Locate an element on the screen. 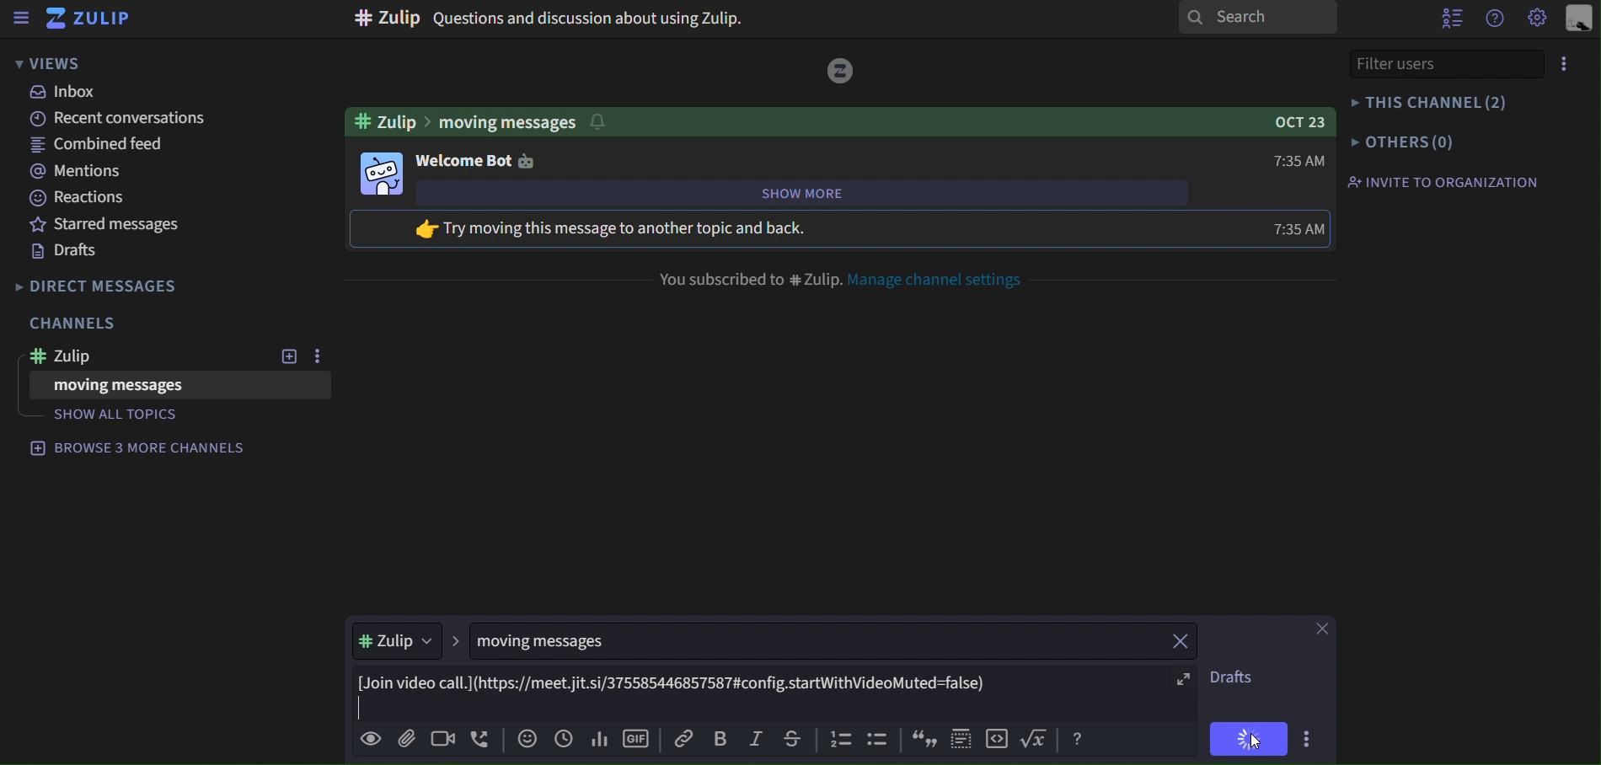  add gif is located at coordinates (636, 741).